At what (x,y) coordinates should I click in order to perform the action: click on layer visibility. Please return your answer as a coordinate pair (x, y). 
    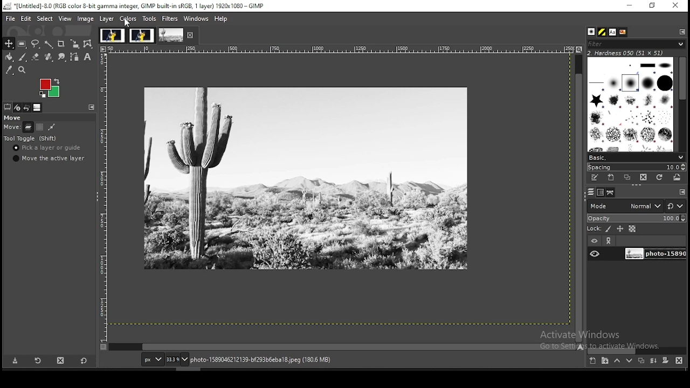
    Looking at the image, I should click on (594, 241).